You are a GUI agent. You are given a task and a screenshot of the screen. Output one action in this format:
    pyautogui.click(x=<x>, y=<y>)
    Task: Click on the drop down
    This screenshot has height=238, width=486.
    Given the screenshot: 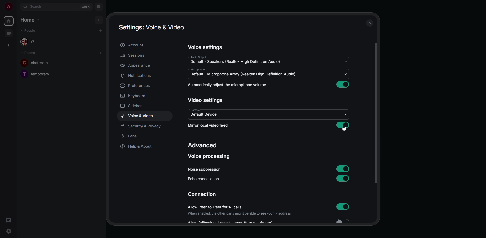 What is the action you would take?
    pyautogui.click(x=345, y=74)
    